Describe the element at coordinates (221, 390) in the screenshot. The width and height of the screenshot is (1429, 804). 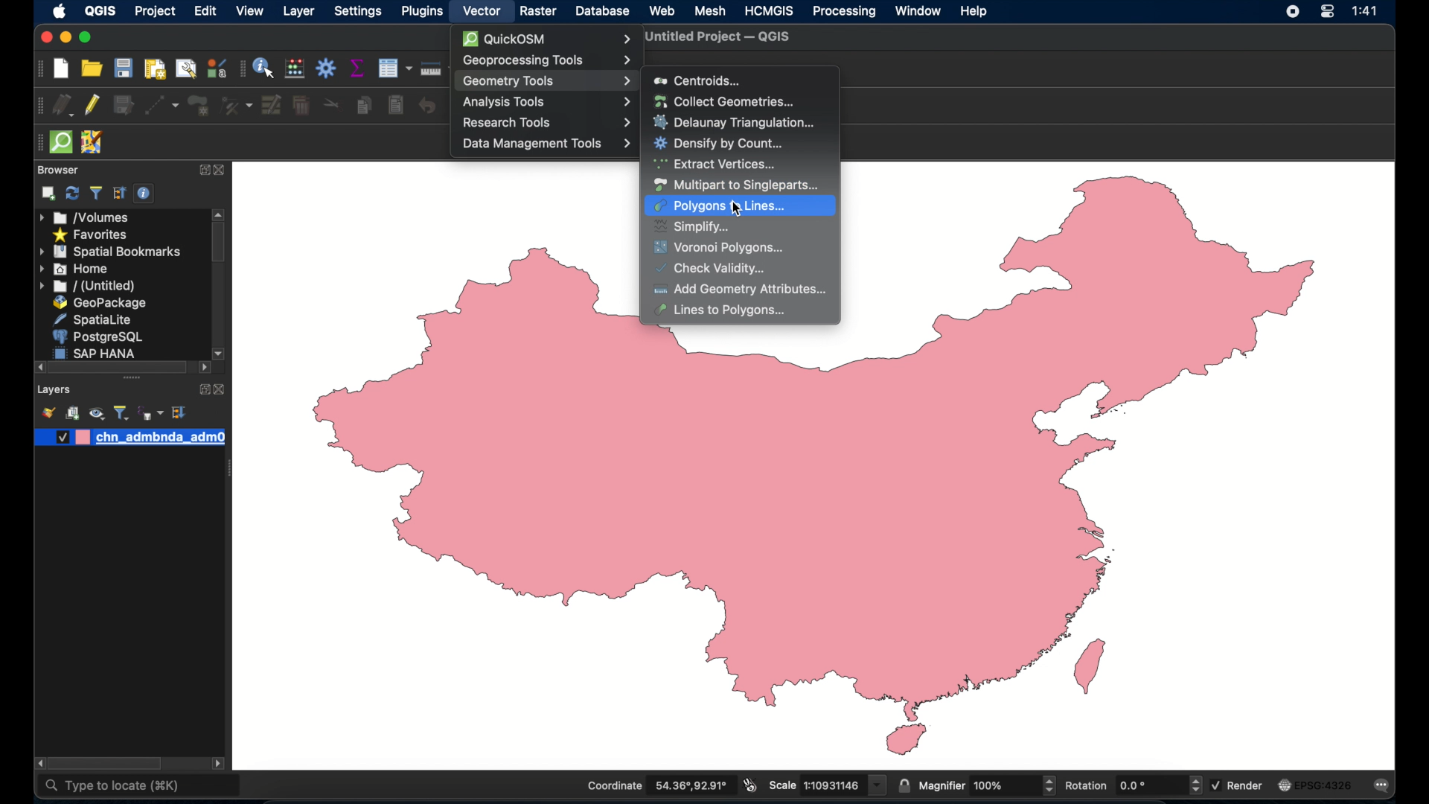
I see `close` at that location.